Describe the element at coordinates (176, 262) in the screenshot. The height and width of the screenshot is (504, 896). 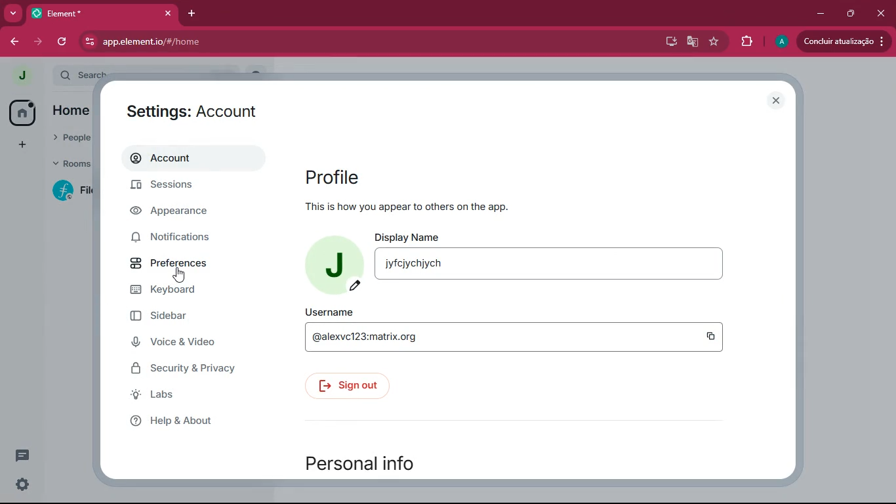
I see `preferences` at that location.